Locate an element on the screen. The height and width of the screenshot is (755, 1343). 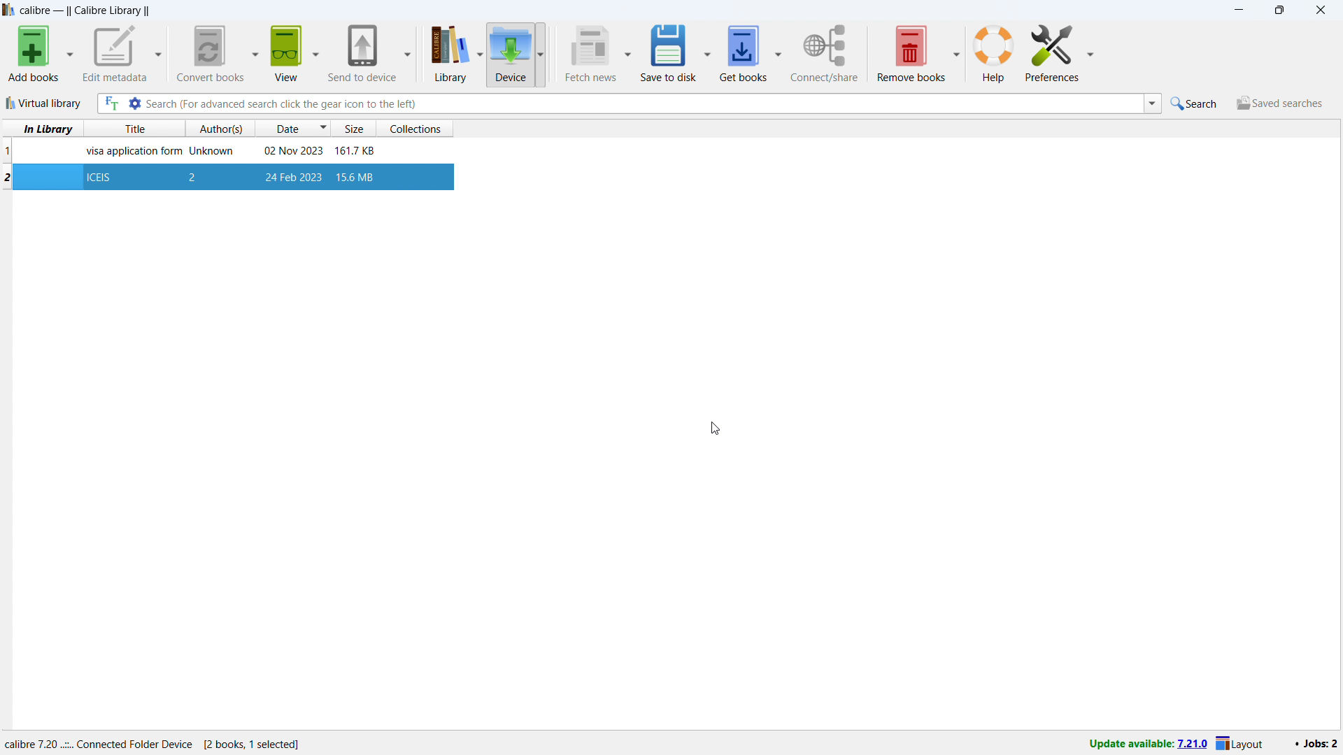
save to disk is located at coordinates (667, 52).